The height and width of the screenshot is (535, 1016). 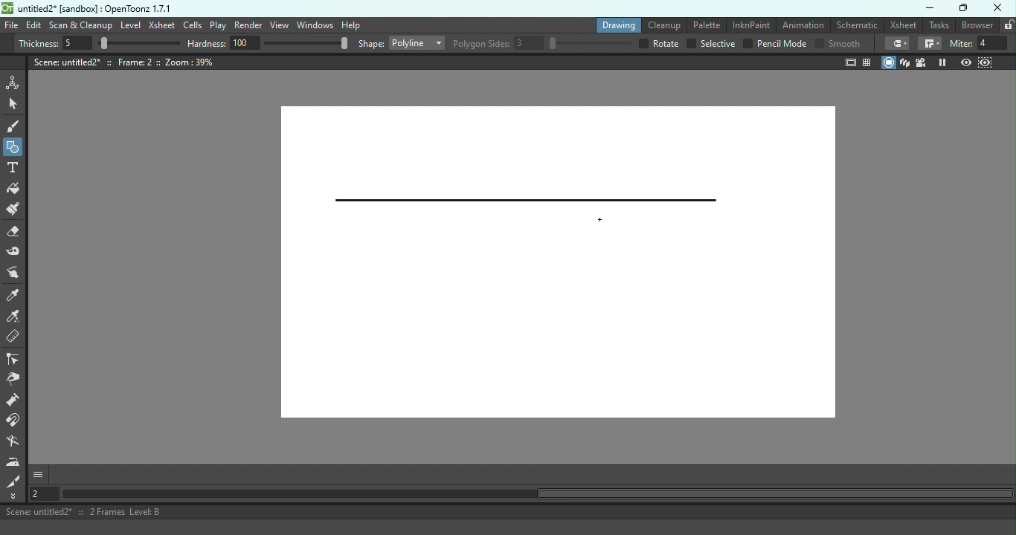 I want to click on Xsheet, so click(x=903, y=25).